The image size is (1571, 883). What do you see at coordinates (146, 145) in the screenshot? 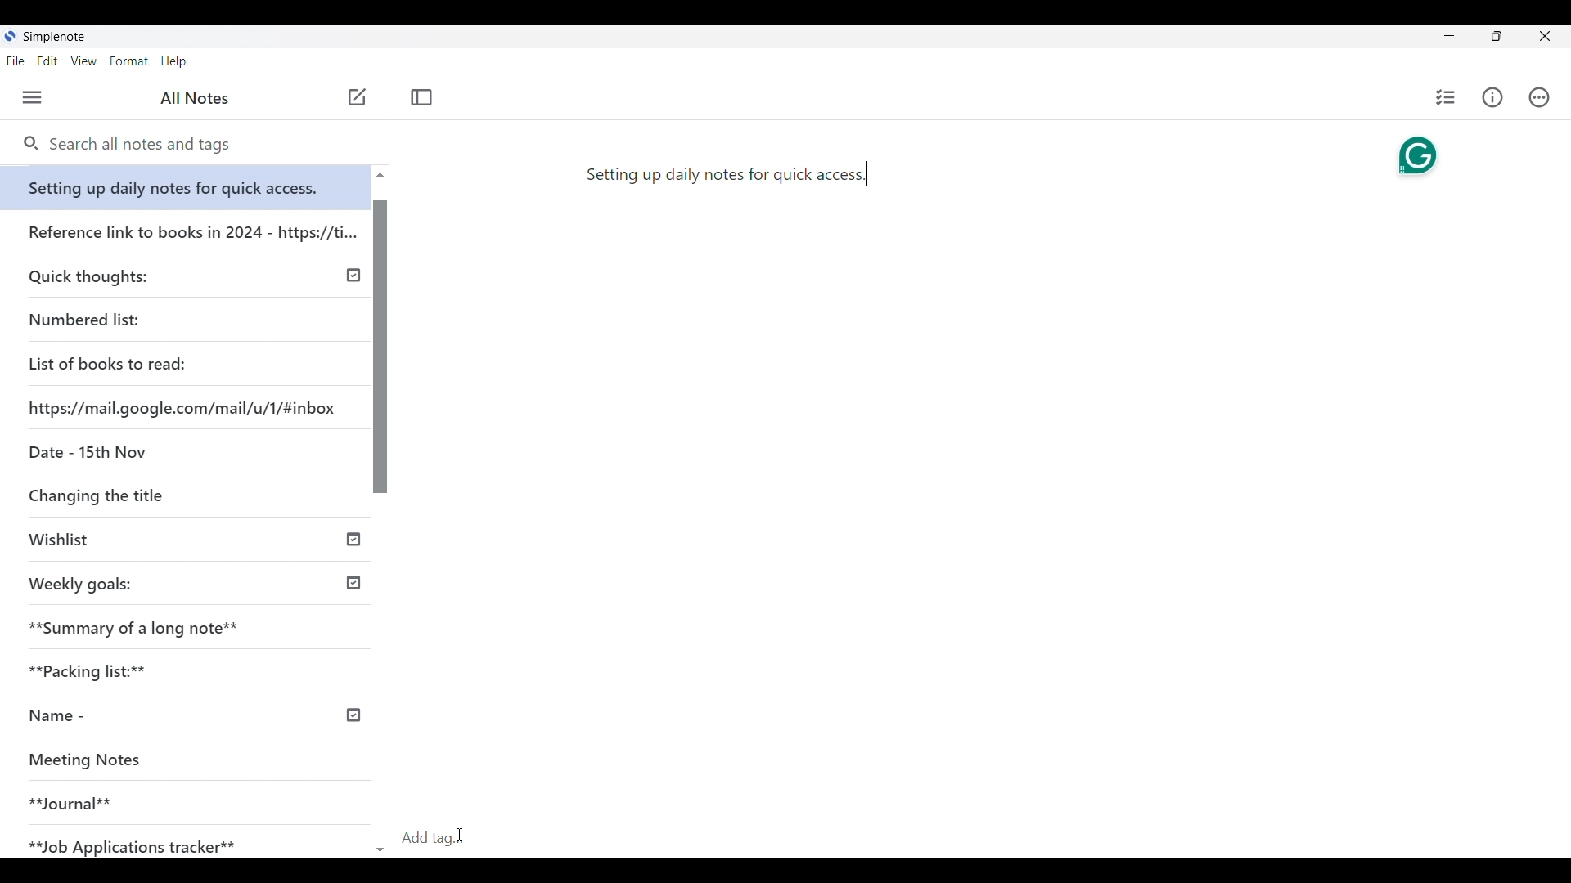
I see `Search notes and tags` at bounding box center [146, 145].